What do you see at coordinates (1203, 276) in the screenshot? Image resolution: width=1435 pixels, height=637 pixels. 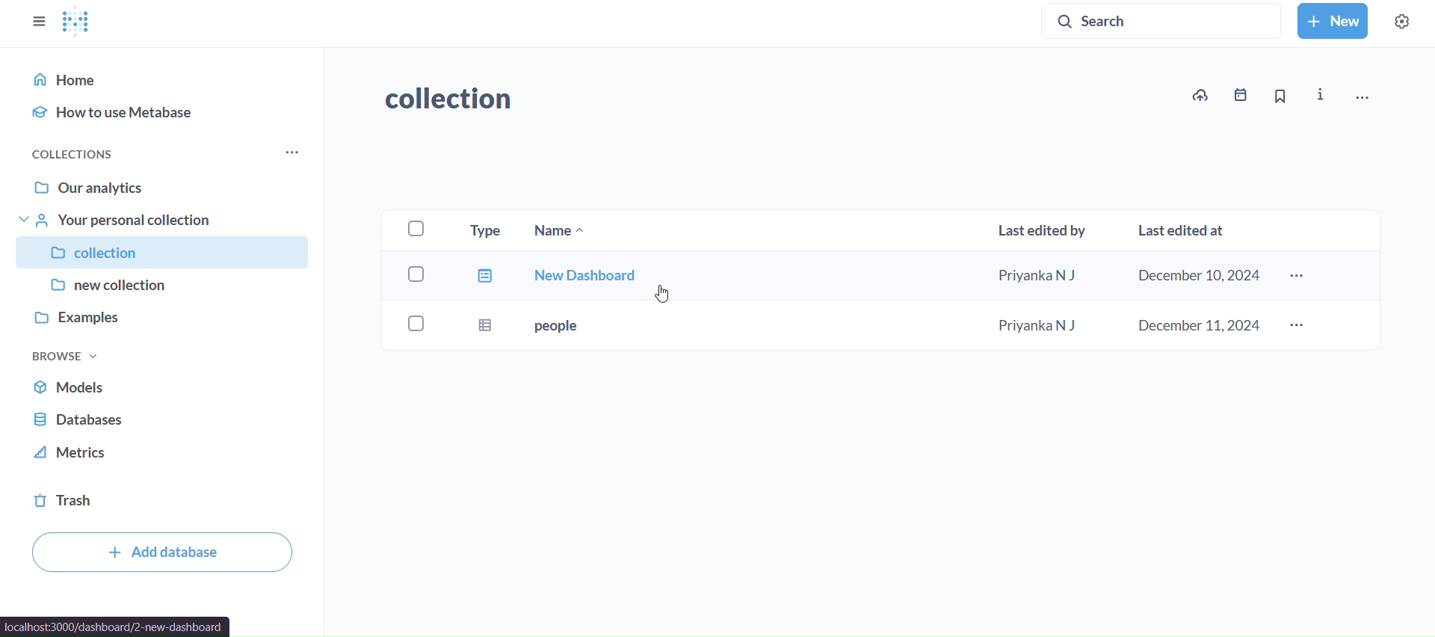 I see `december 10,2024` at bounding box center [1203, 276].